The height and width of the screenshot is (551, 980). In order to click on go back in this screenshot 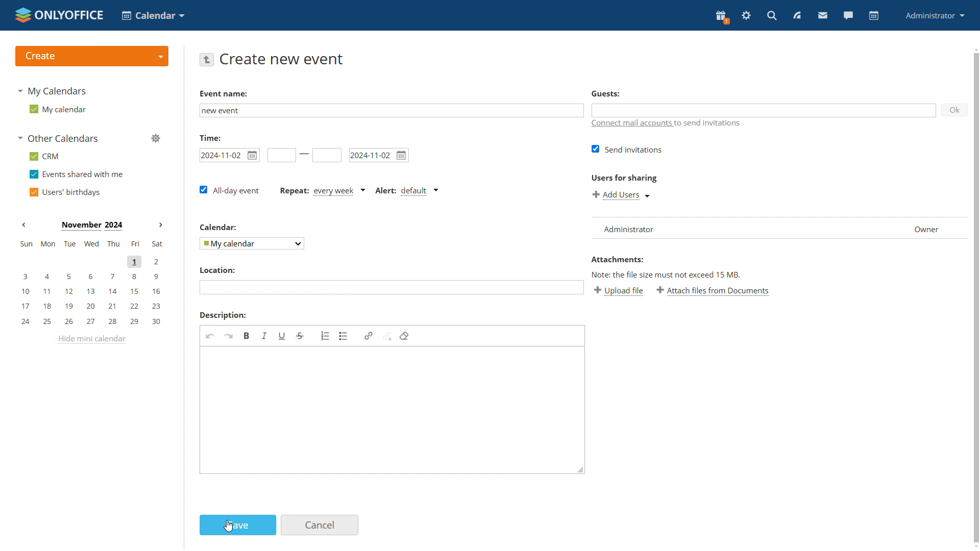, I will do `click(207, 60)`.